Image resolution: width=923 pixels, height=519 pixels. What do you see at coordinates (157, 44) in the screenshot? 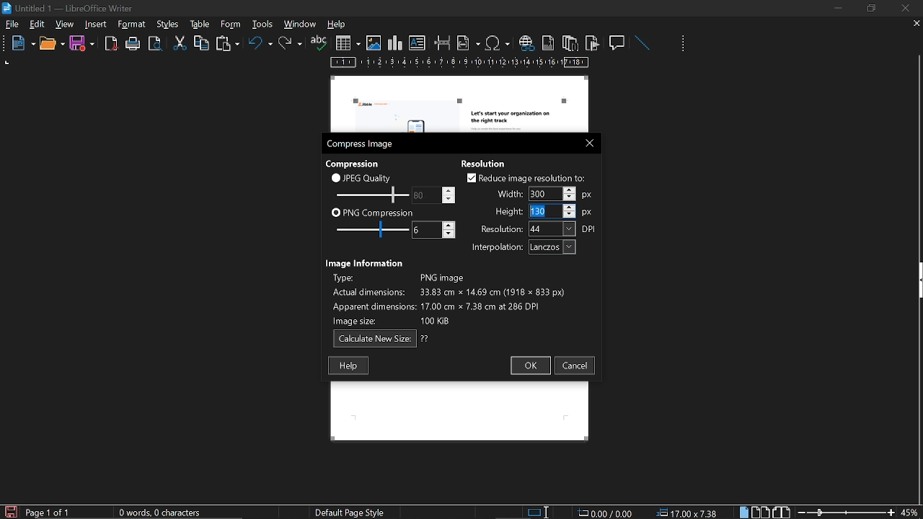
I see `toggle print preview` at bounding box center [157, 44].